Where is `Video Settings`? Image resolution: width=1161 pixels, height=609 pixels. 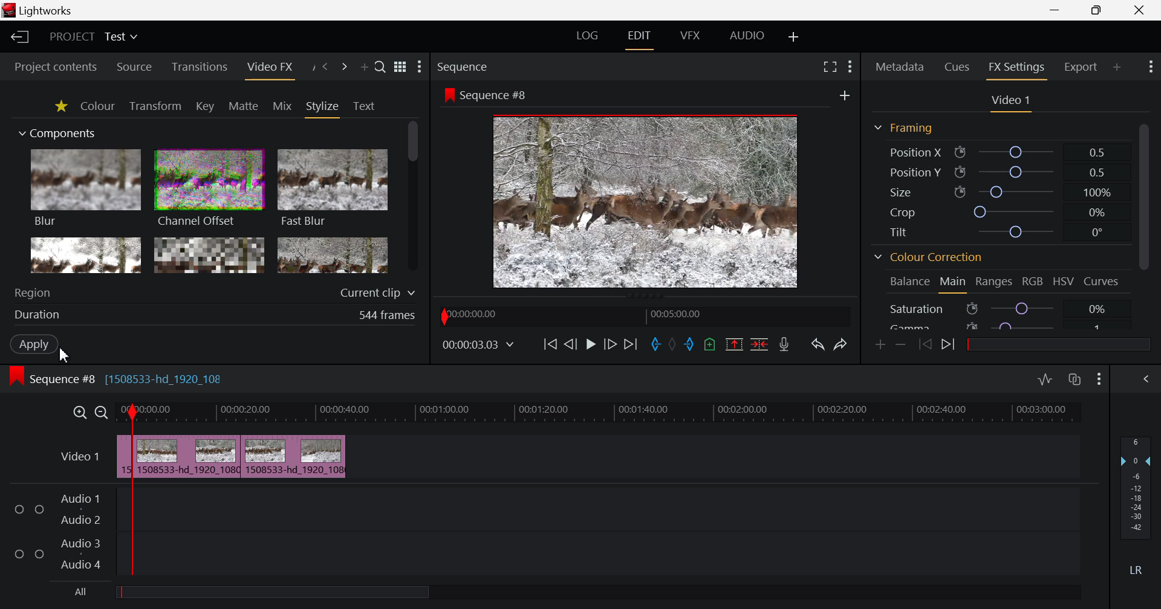
Video Settings is located at coordinates (1009, 102).